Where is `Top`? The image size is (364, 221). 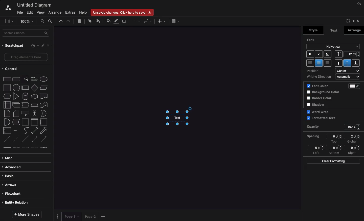
Top is located at coordinates (334, 142).